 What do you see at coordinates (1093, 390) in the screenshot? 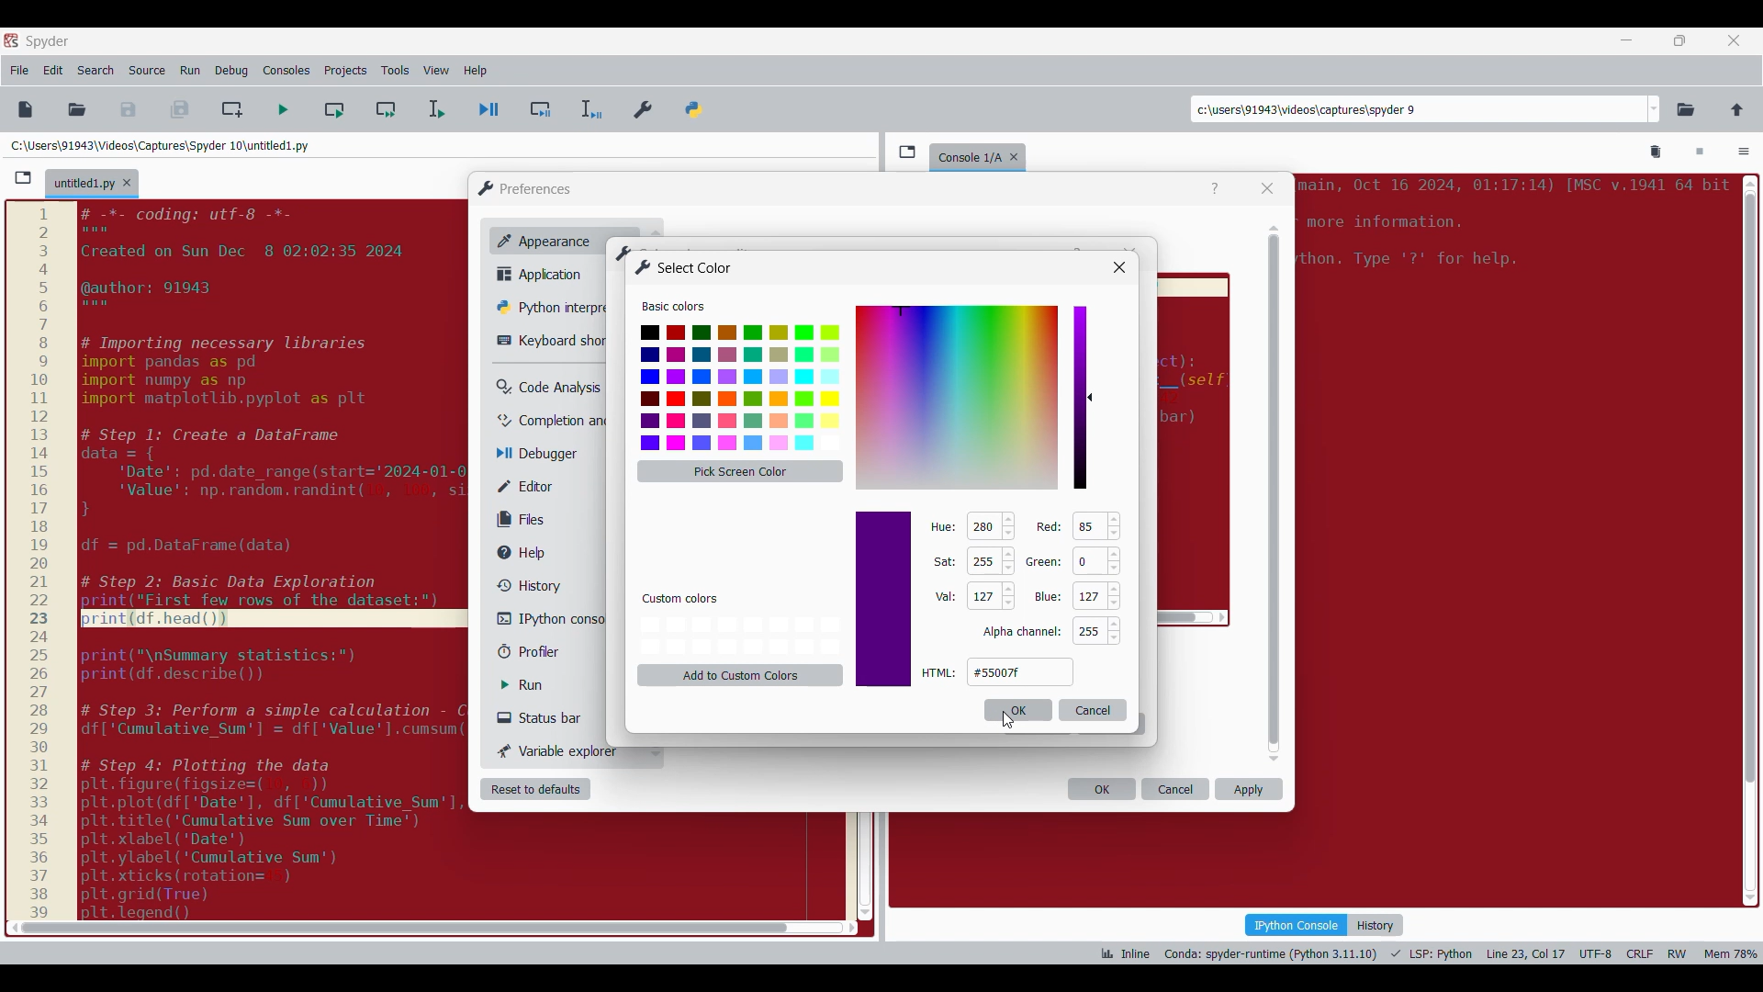
I see `Indiacte color position in color scale` at bounding box center [1093, 390].